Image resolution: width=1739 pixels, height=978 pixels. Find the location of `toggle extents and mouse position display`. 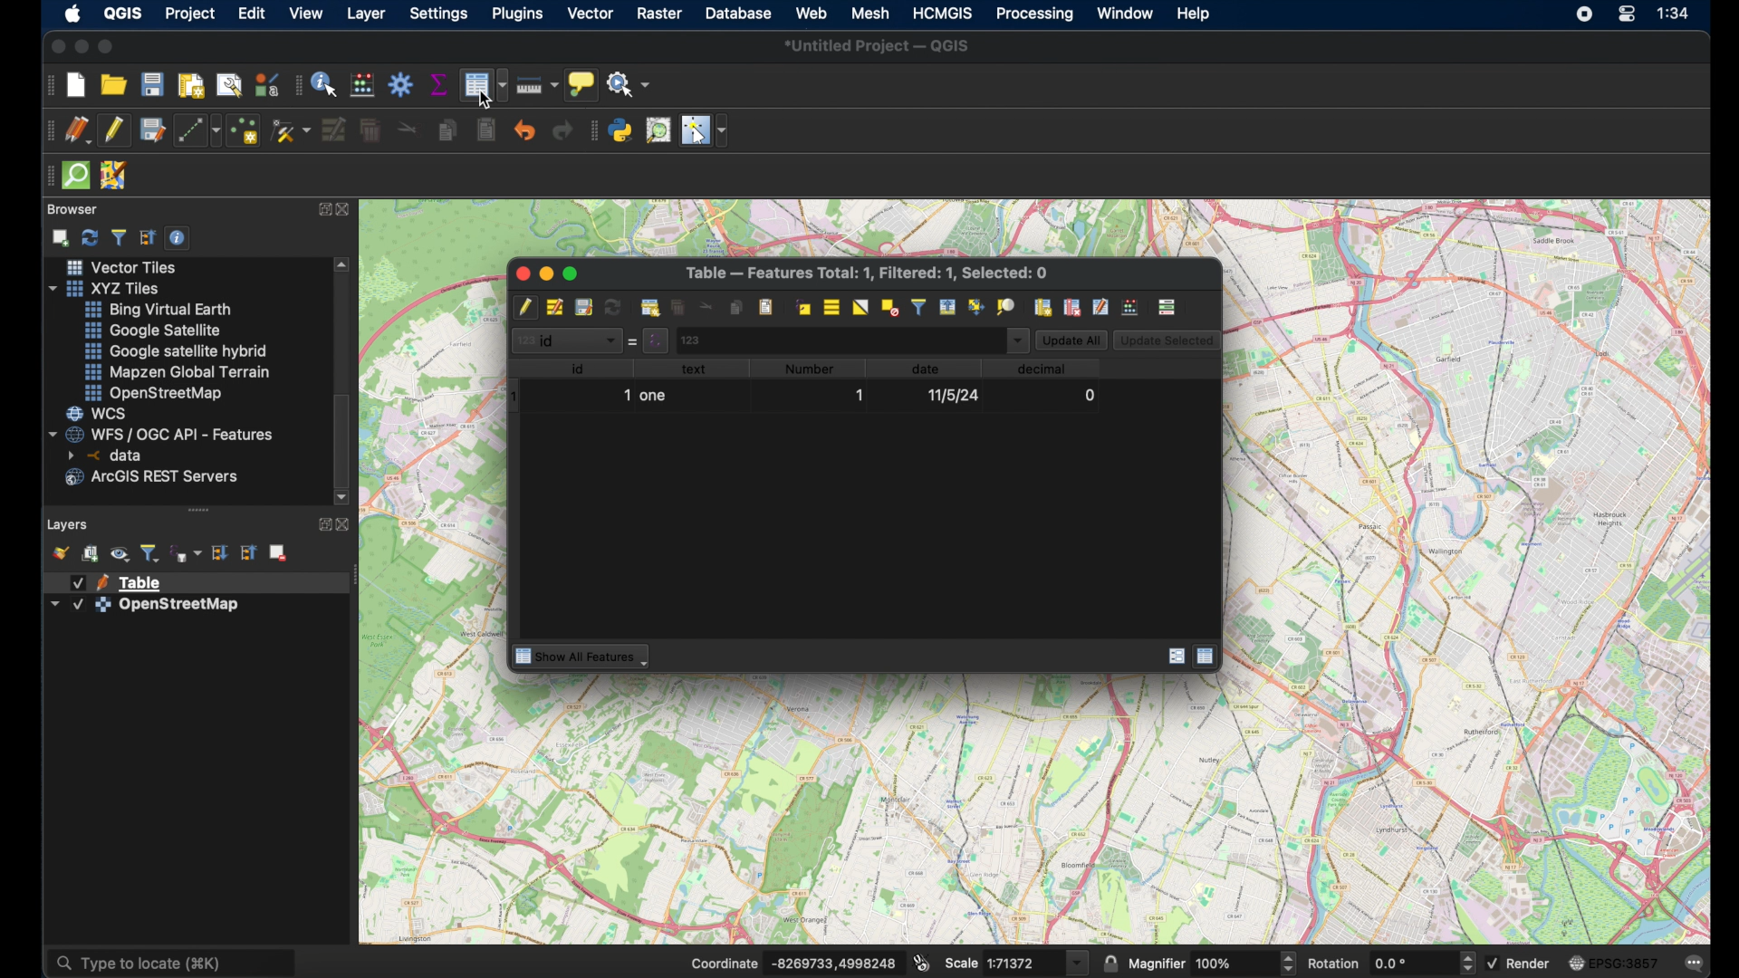

toggle extents and mouse position display is located at coordinates (923, 962).